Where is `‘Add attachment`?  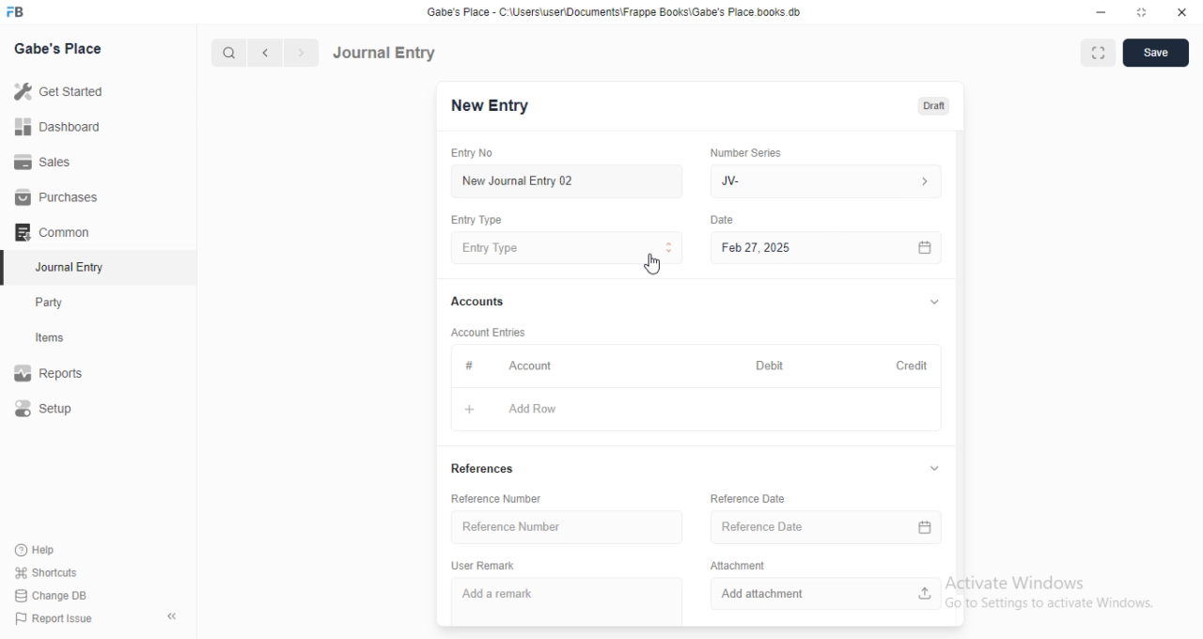
‘Add attachment is located at coordinates (824, 594).